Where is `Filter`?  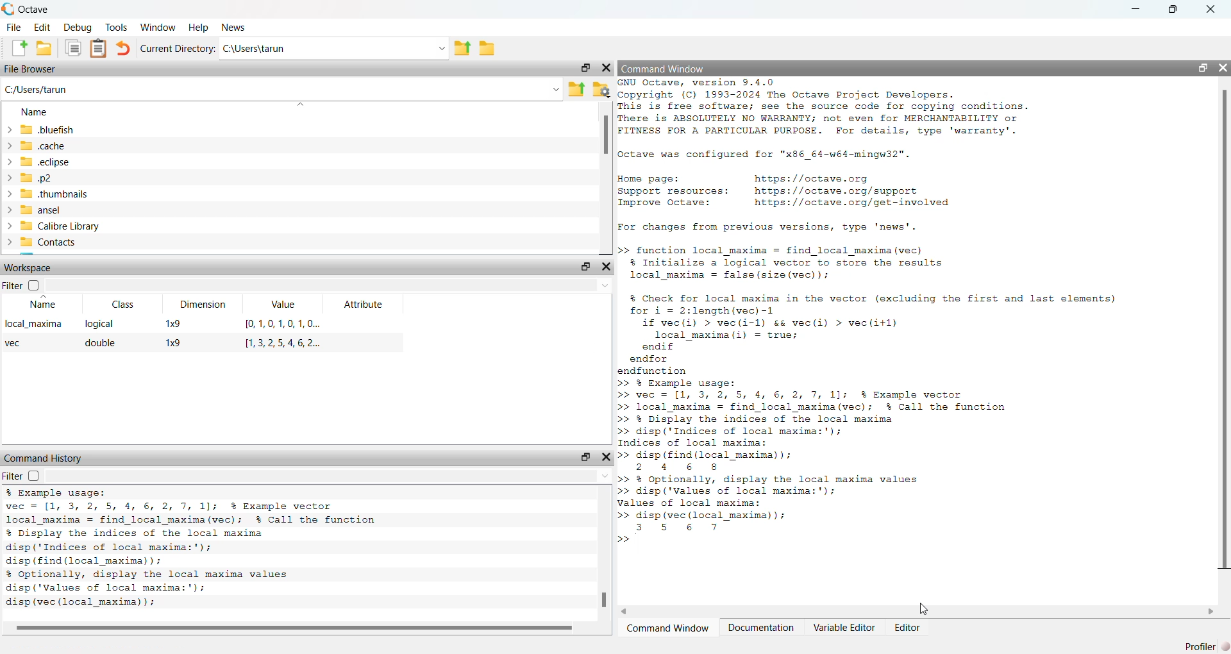
Filter is located at coordinates (21, 475).